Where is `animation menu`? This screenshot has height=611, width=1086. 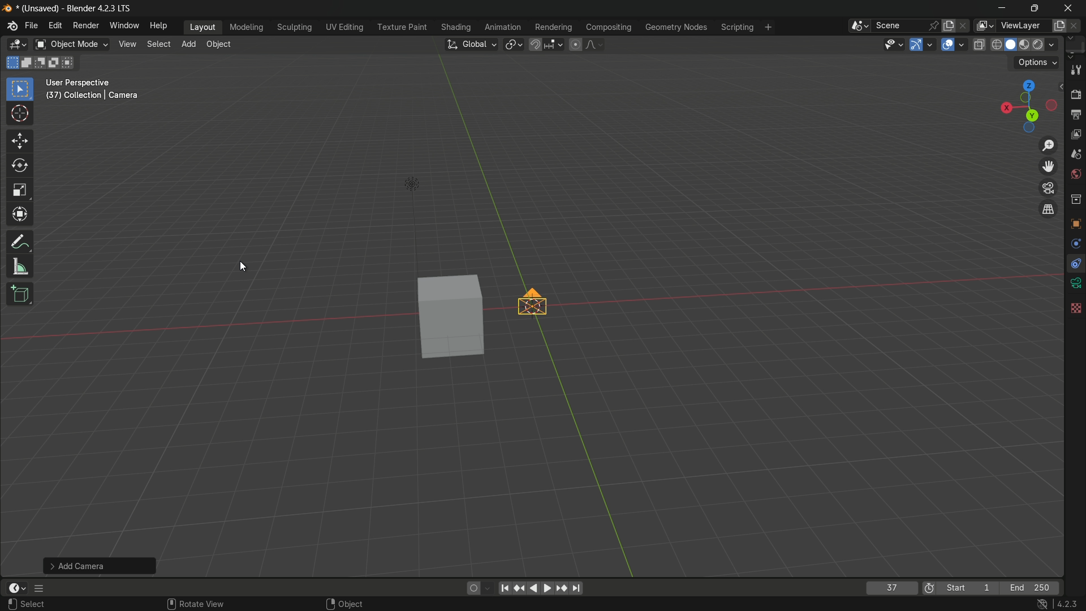 animation menu is located at coordinates (503, 27).